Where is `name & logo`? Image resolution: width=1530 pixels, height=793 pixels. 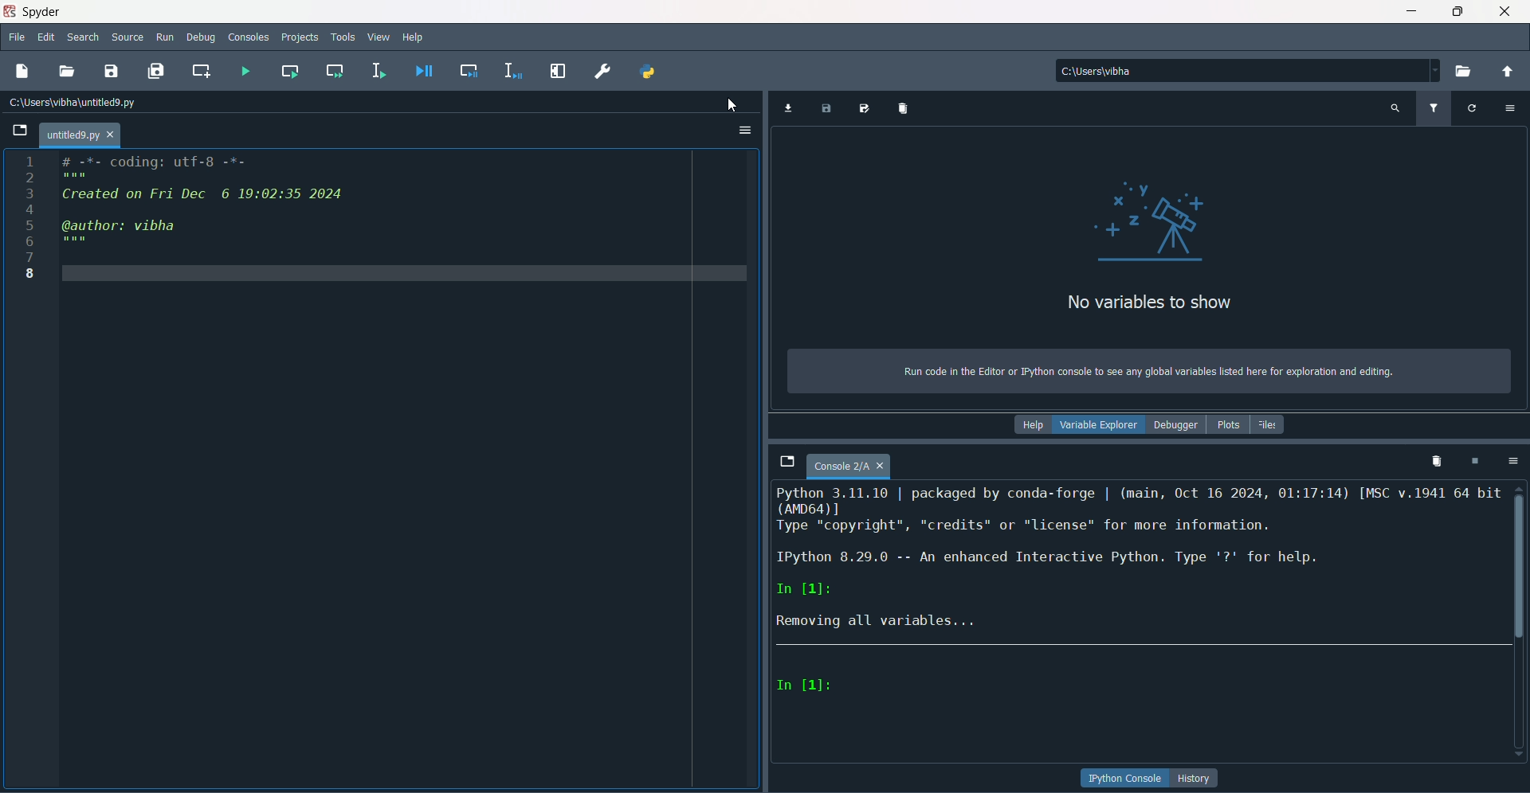 name & logo is located at coordinates (33, 11).